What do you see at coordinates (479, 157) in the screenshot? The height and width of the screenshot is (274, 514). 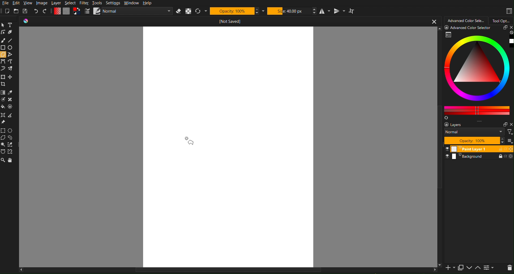 I see `background` at bounding box center [479, 157].